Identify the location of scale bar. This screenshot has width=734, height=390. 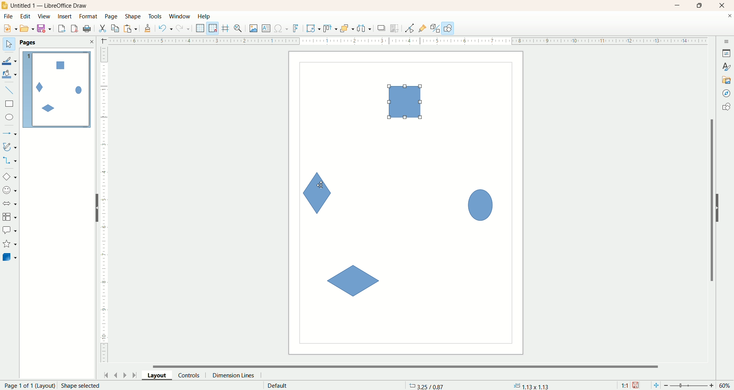
(104, 206).